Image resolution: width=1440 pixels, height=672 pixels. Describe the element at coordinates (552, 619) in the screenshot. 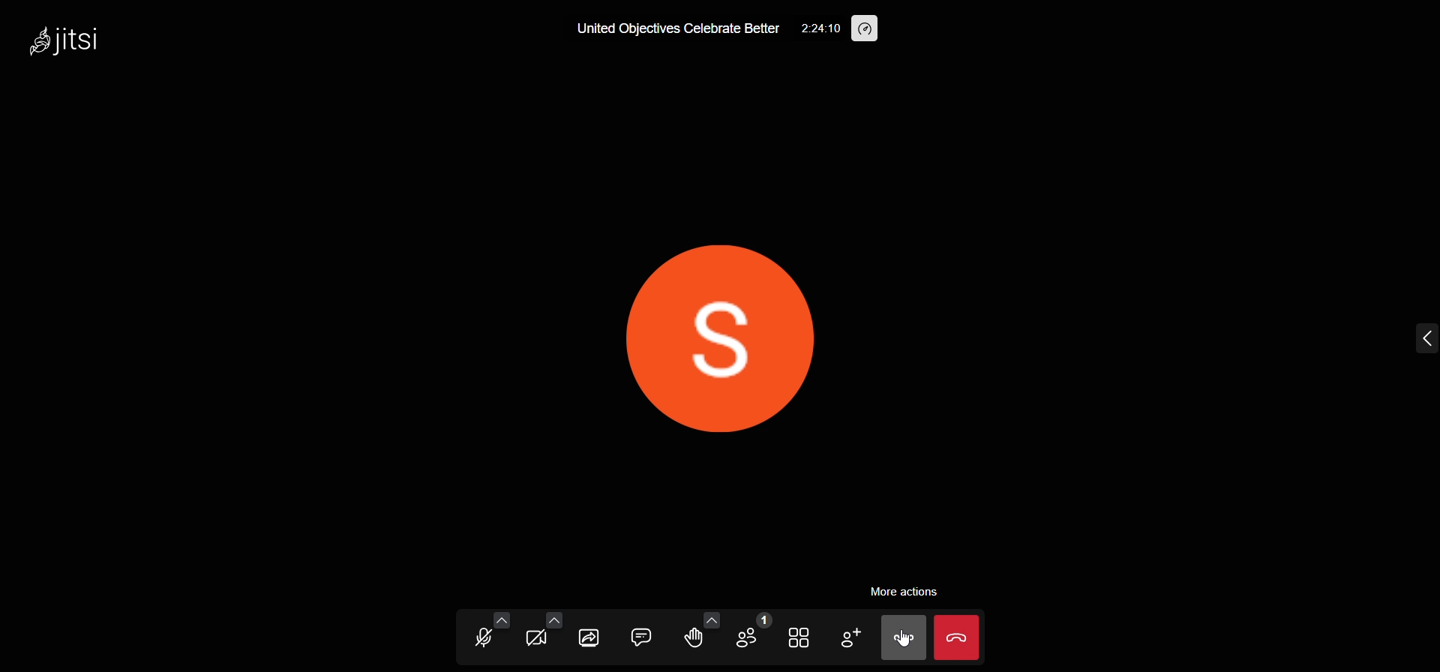

I see `more video options` at that location.